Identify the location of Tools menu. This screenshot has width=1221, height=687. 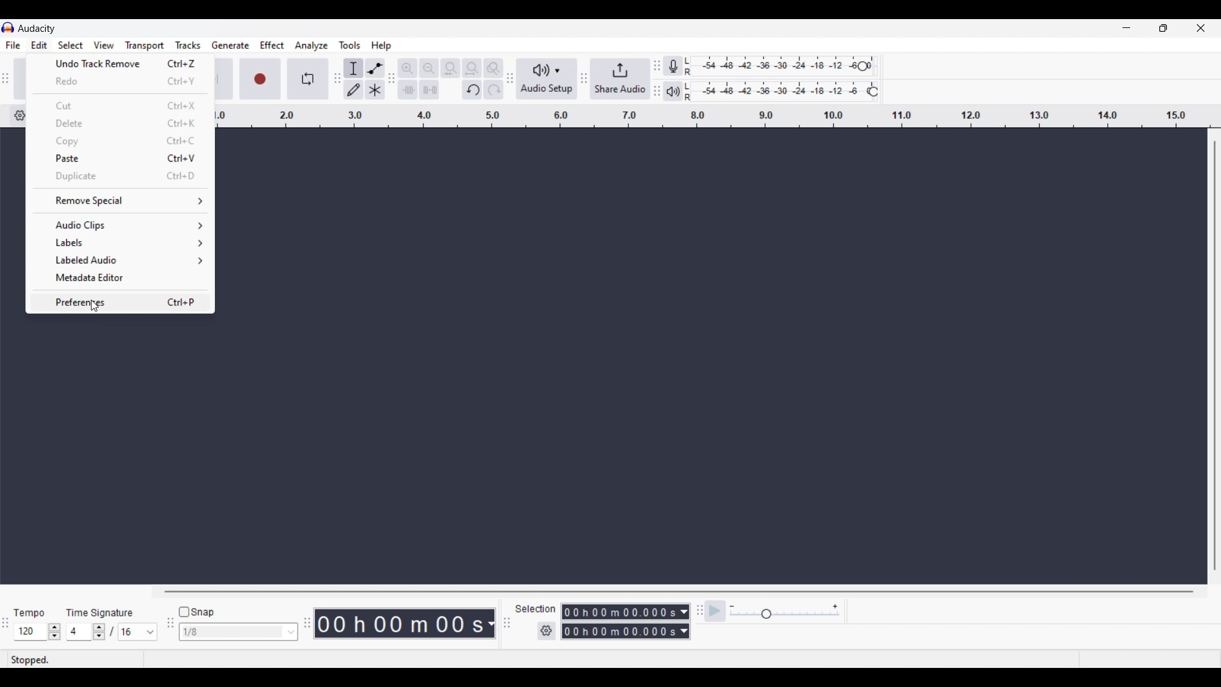
(350, 45).